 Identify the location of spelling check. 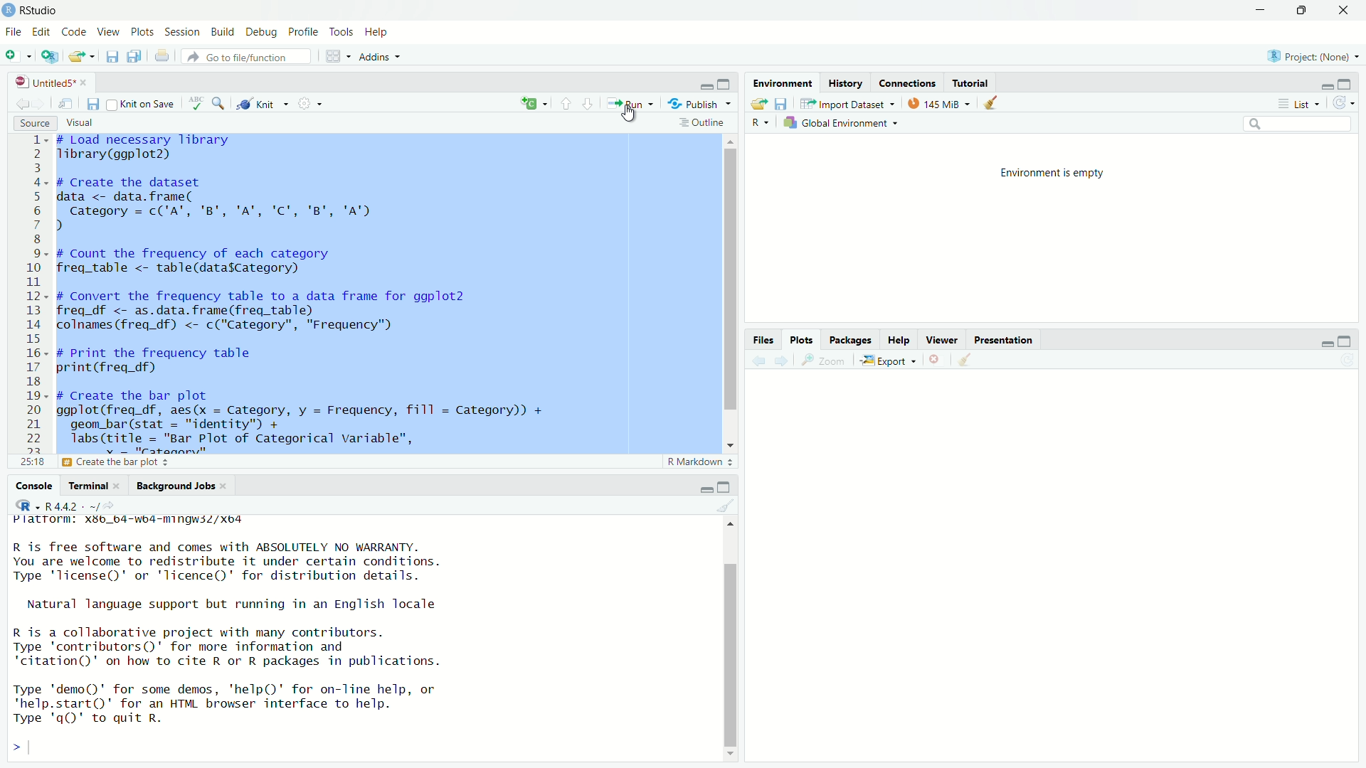
(197, 105).